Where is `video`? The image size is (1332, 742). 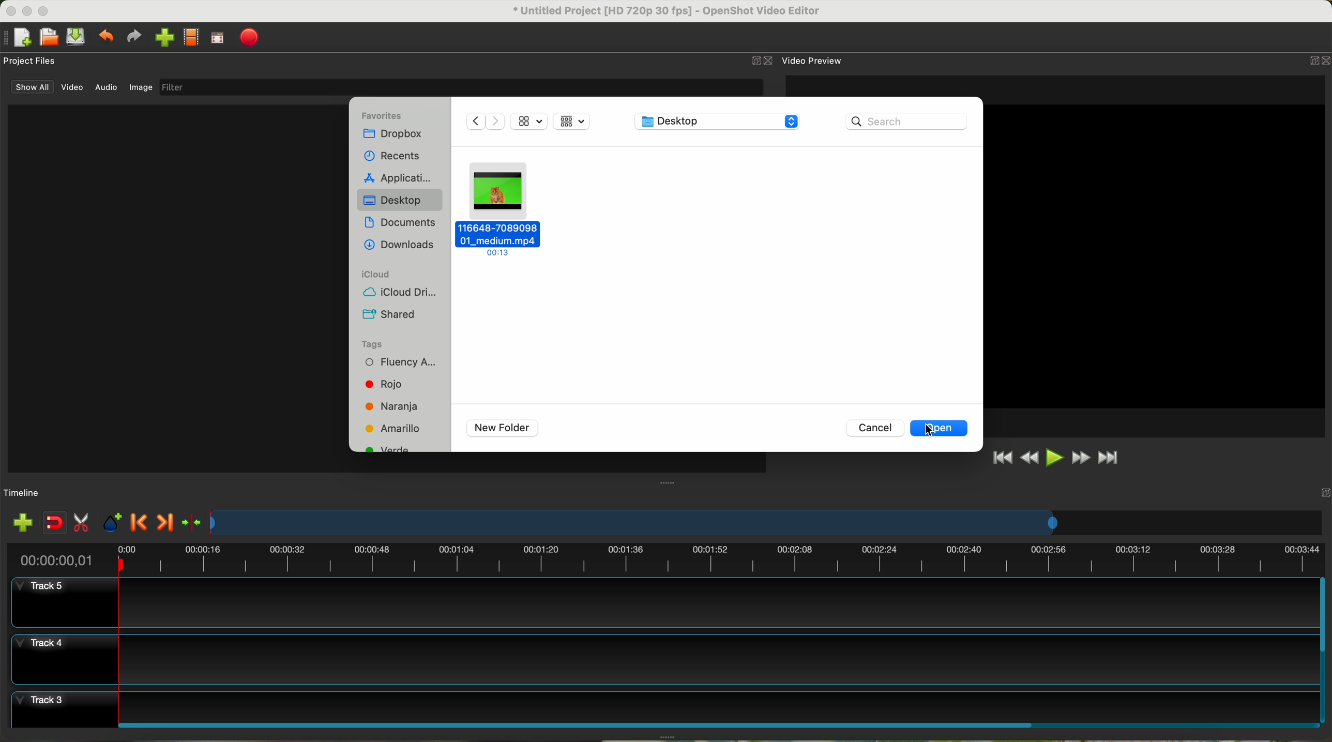 video is located at coordinates (73, 87).